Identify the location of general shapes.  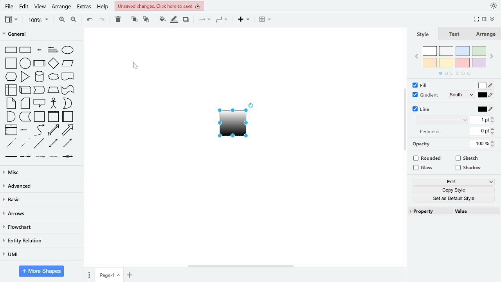
(53, 117).